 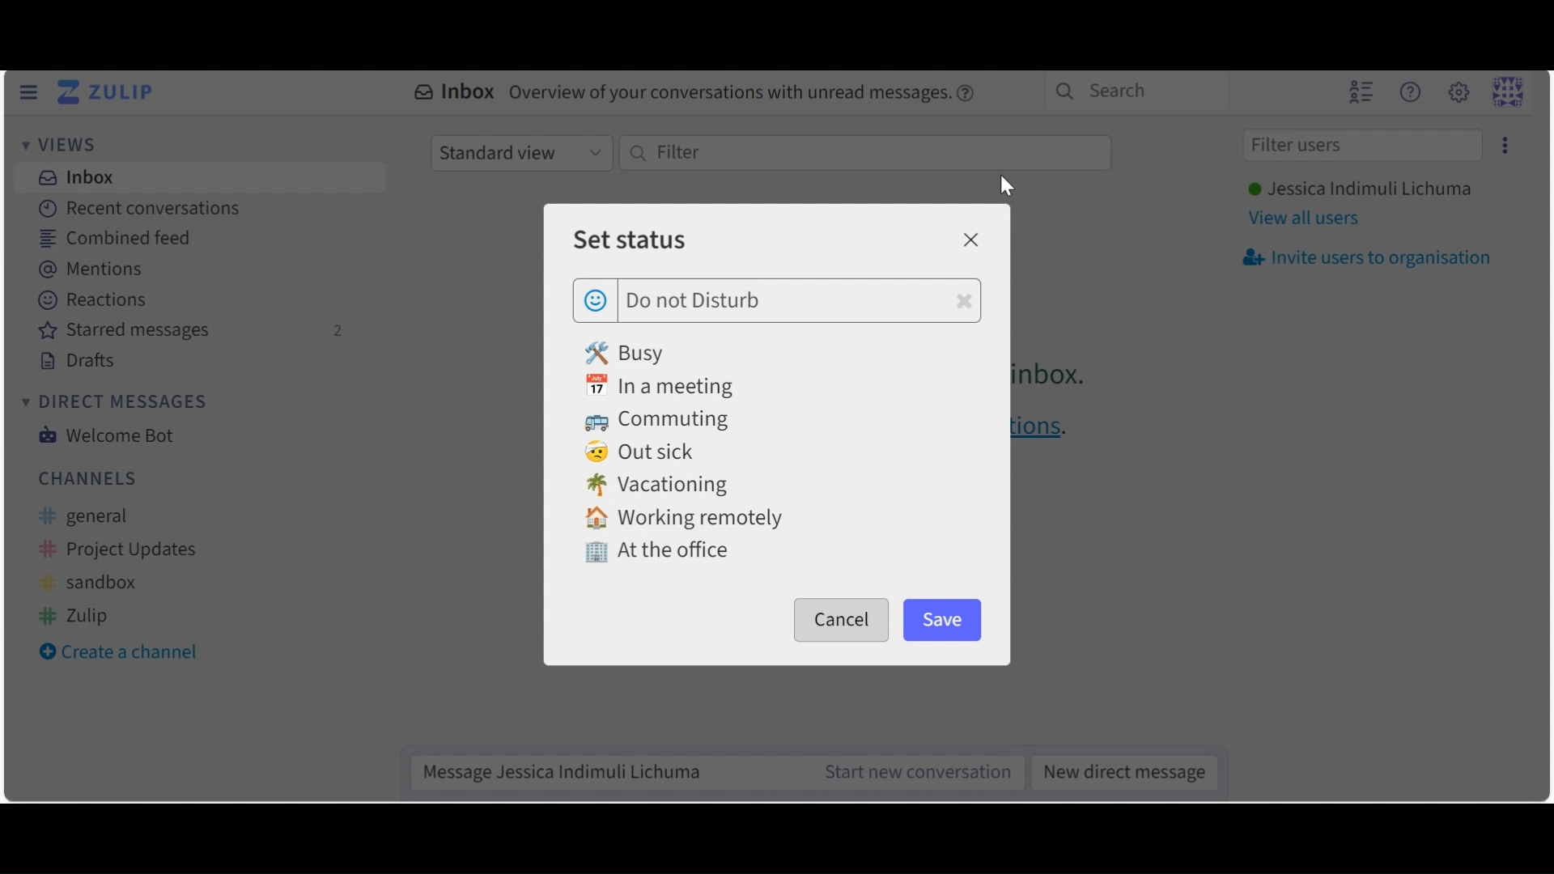 What do you see at coordinates (120, 550) in the screenshot?
I see `project updates` at bounding box center [120, 550].